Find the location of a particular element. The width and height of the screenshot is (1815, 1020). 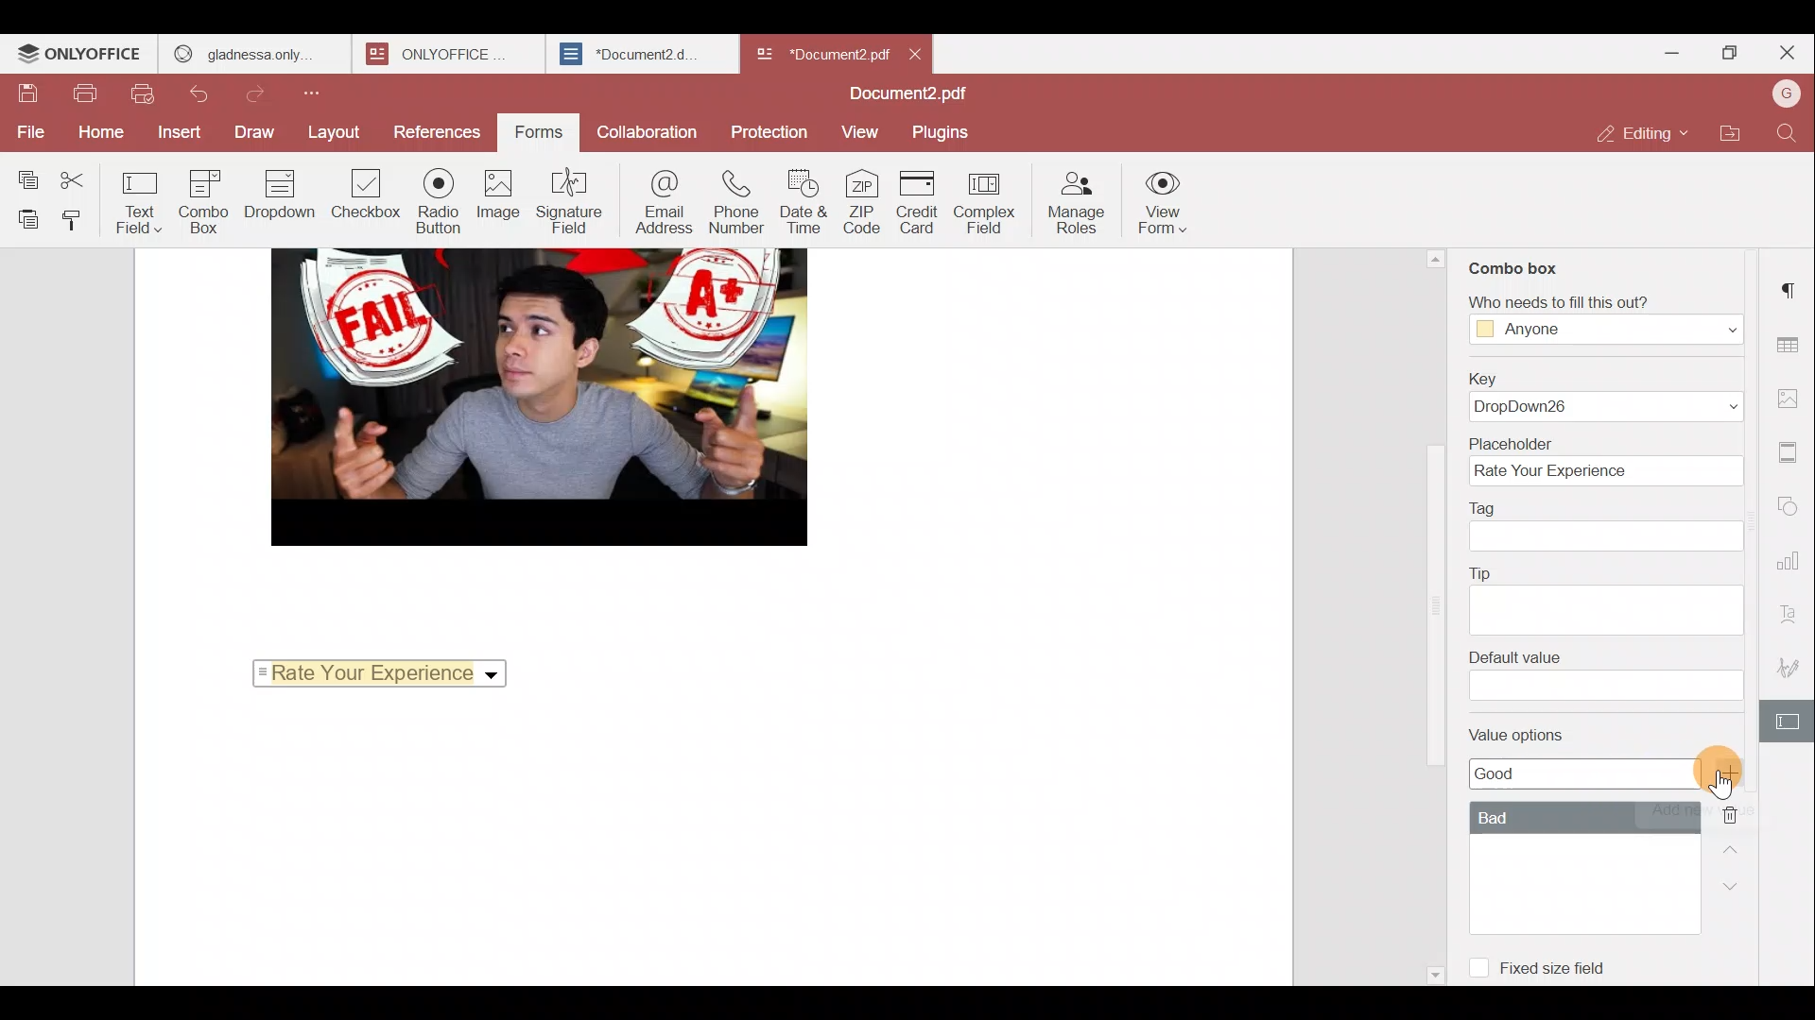

*Document2.d. is located at coordinates (630, 51).